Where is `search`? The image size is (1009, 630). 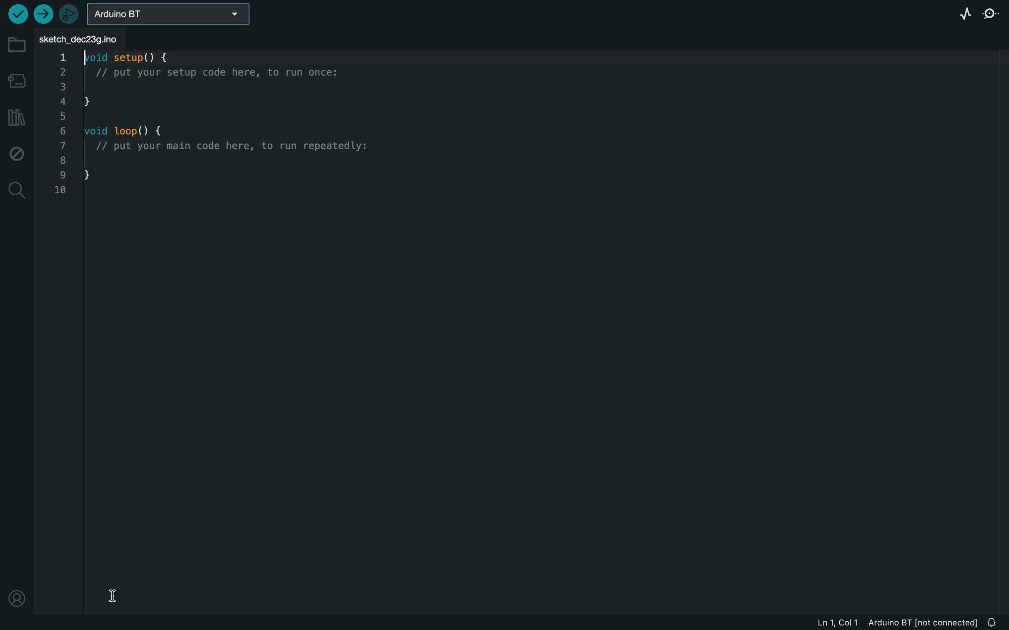
search is located at coordinates (16, 190).